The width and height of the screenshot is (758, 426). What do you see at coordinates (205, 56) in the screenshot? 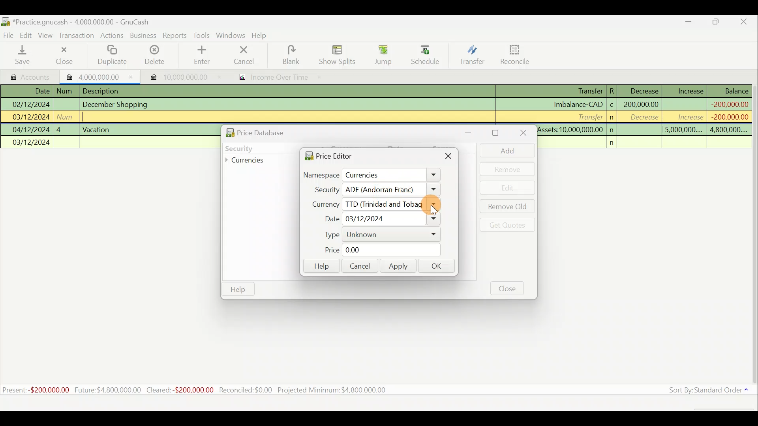
I see `enter` at bounding box center [205, 56].